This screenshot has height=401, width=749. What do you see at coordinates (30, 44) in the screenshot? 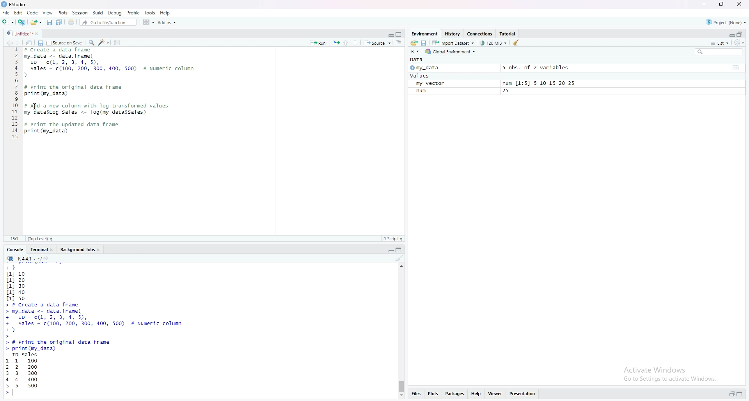
I see `show in new window` at bounding box center [30, 44].